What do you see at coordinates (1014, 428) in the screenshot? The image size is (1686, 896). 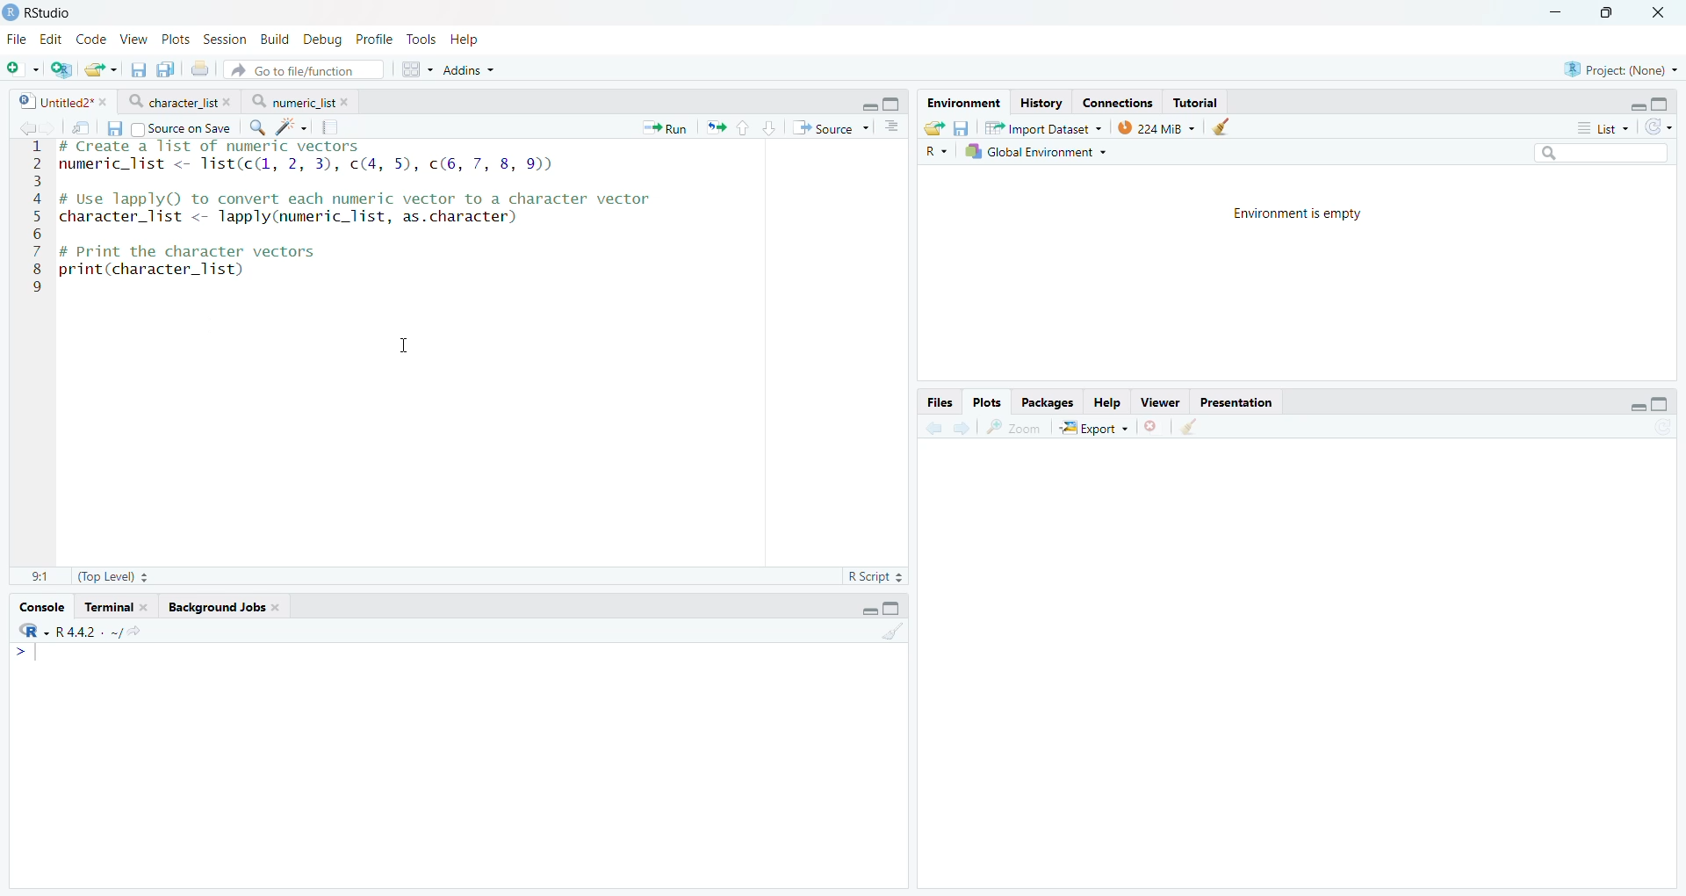 I see `Zoom` at bounding box center [1014, 428].